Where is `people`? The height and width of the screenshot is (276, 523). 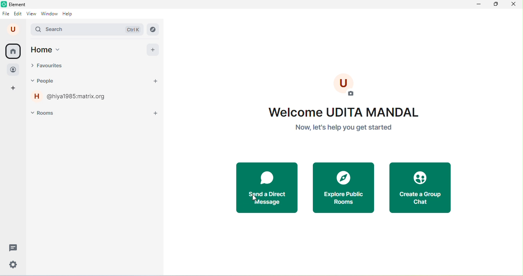
people is located at coordinates (50, 81).